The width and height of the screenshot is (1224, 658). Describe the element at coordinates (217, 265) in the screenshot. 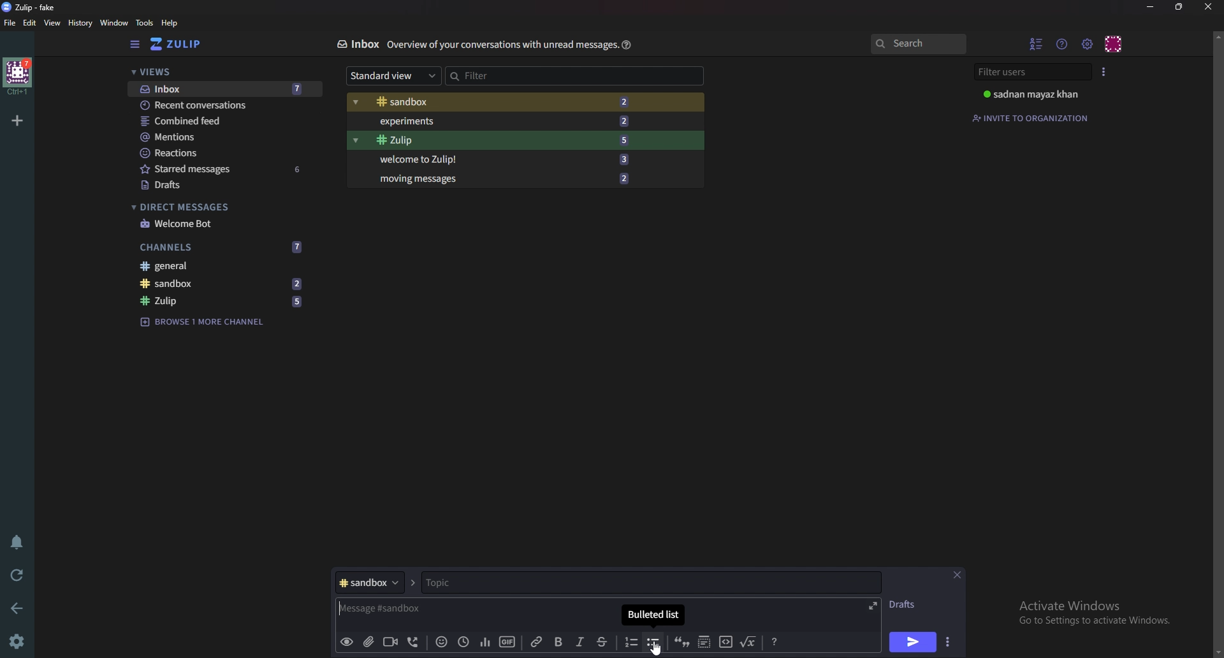

I see `General` at that location.